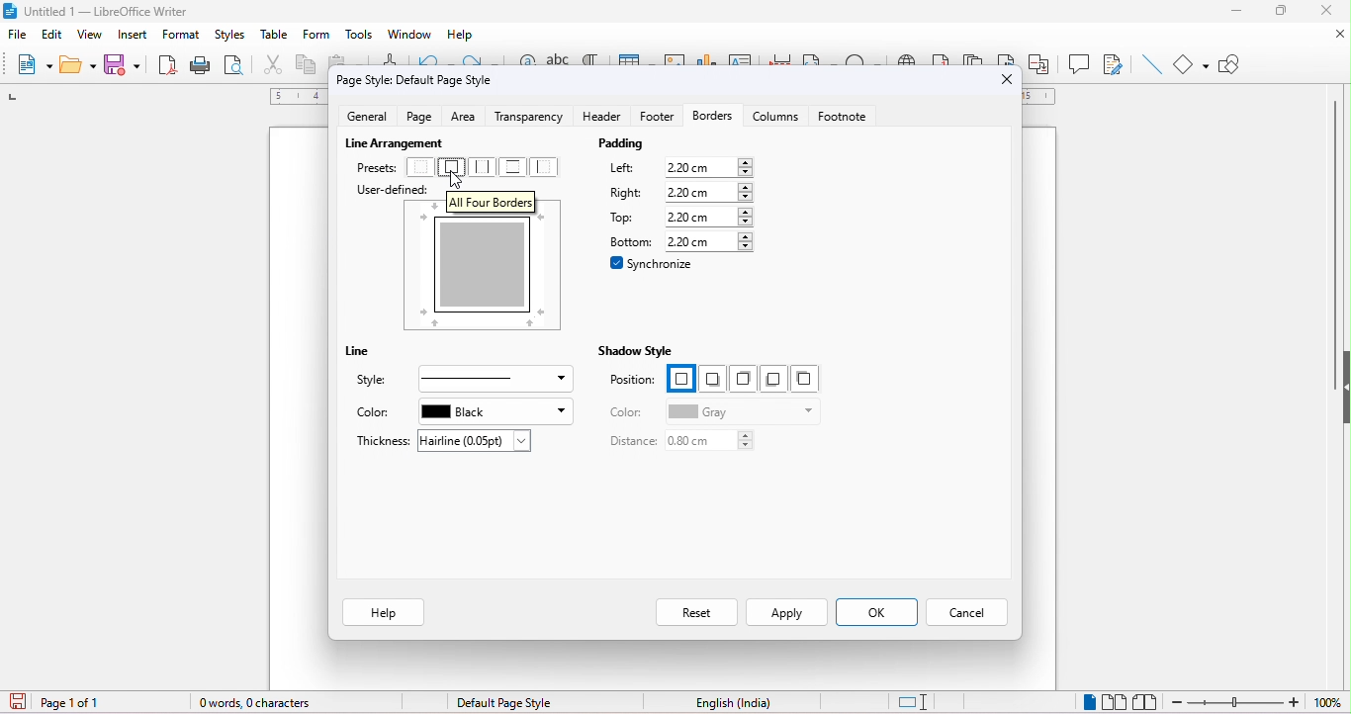  What do you see at coordinates (1237, 63) in the screenshot?
I see `show draw functions` at bounding box center [1237, 63].